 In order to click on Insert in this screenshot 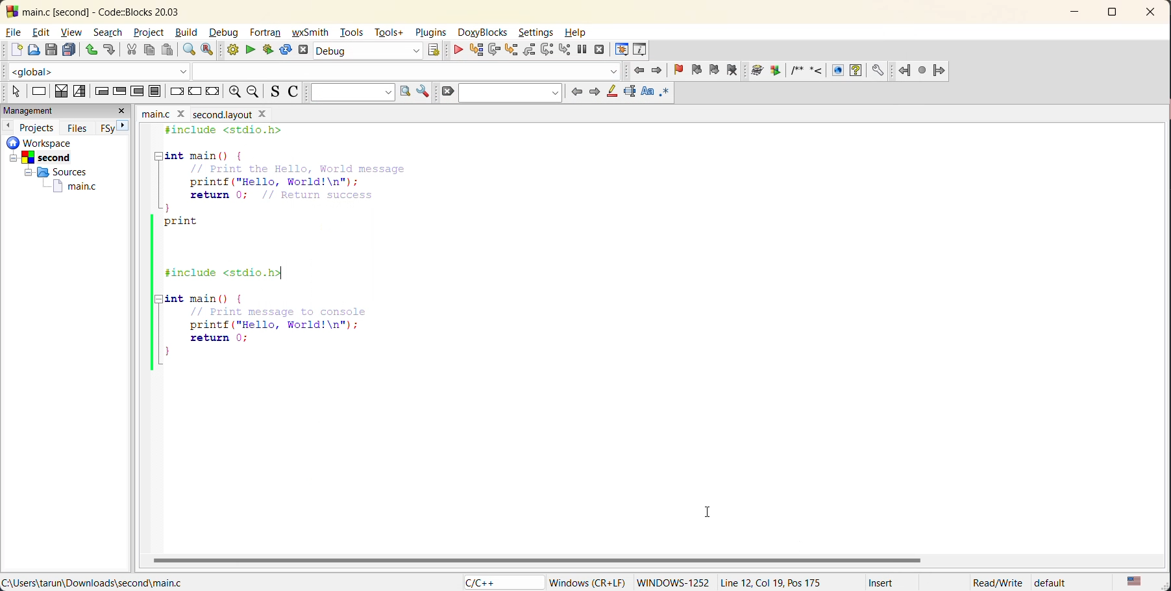, I will do `click(883, 583)`.